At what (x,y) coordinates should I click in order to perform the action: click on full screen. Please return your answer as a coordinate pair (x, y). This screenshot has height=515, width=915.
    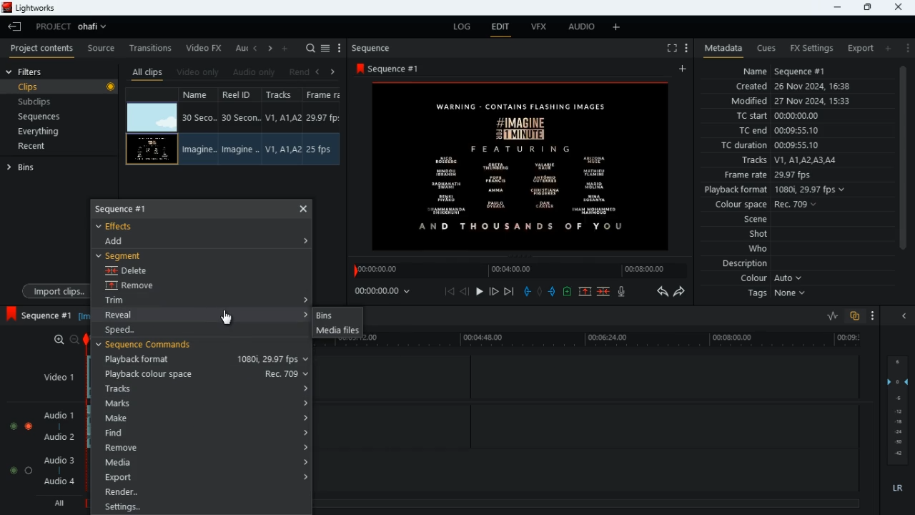
    Looking at the image, I should click on (666, 49).